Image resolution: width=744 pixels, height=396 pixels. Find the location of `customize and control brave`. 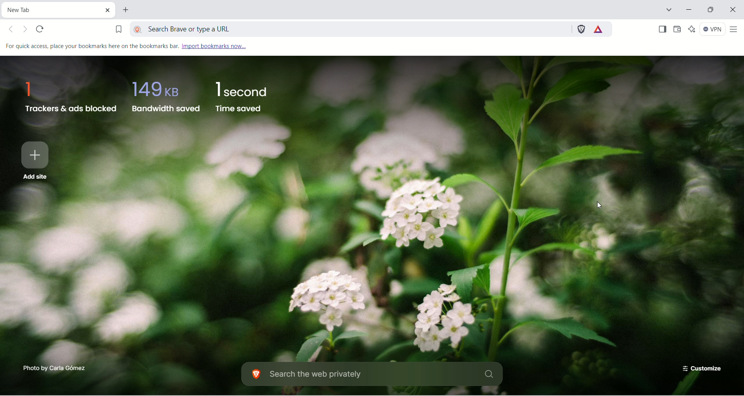

customize and control brave is located at coordinates (737, 30).